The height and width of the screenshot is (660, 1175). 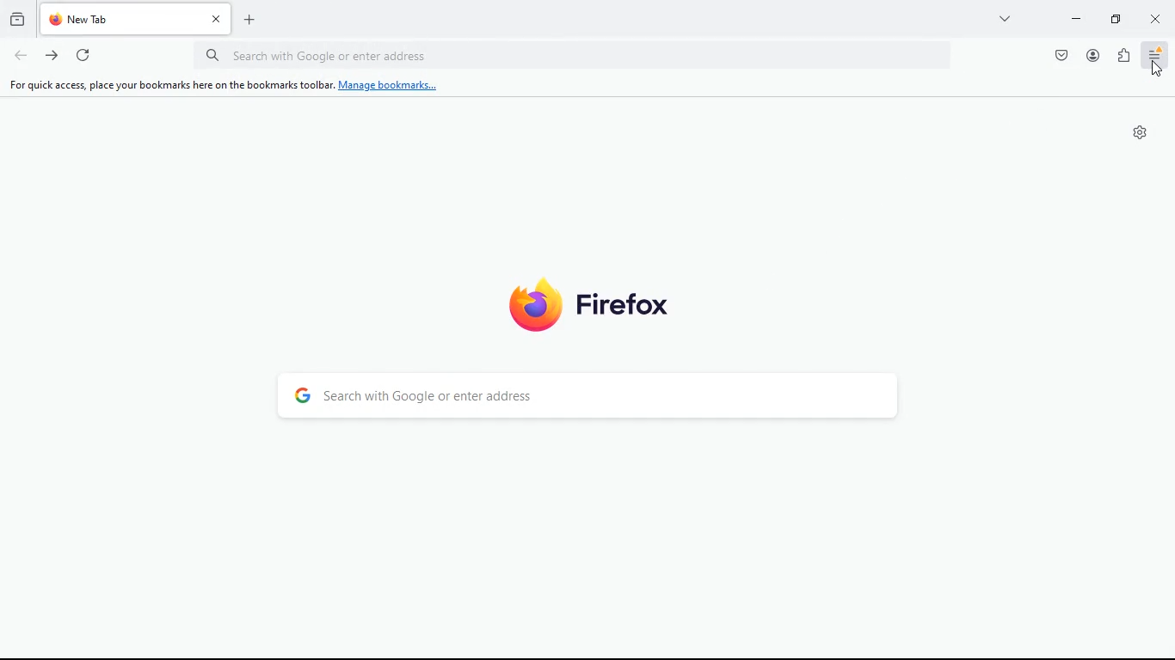 What do you see at coordinates (1002, 18) in the screenshot?
I see `more` at bounding box center [1002, 18].